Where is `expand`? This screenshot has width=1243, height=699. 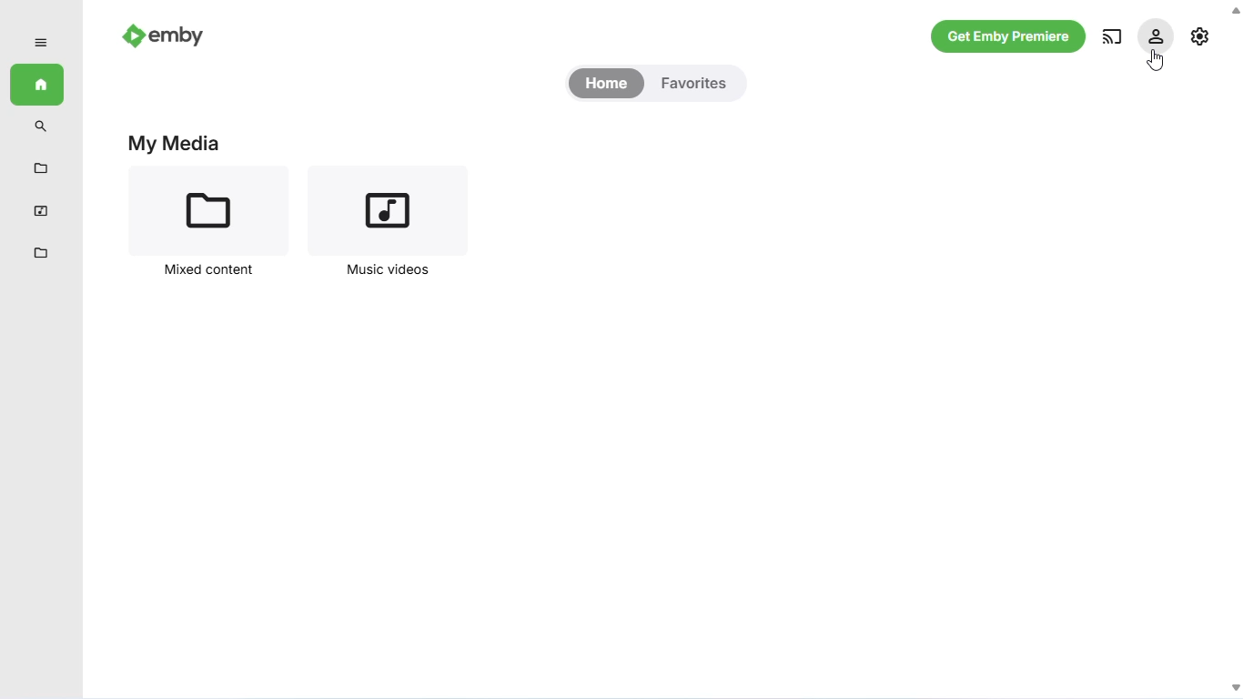 expand is located at coordinates (40, 43).